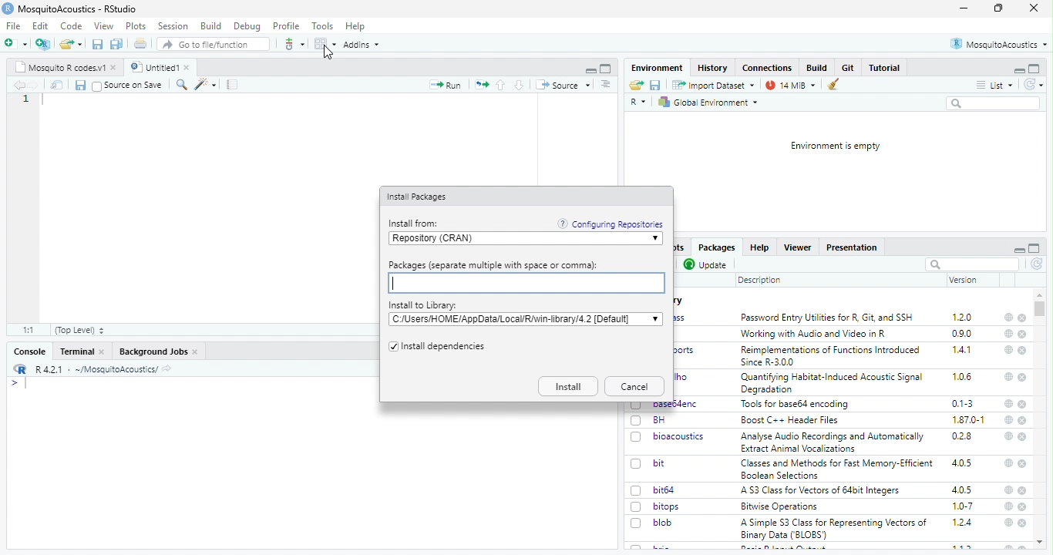 The height and width of the screenshot is (555, 1053). Describe the element at coordinates (21, 368) in the screenshot. I see `logo` at that location.